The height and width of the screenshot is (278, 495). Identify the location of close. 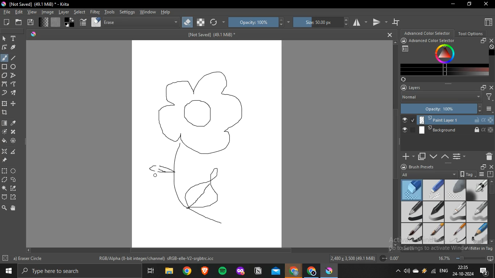
(492, 167).